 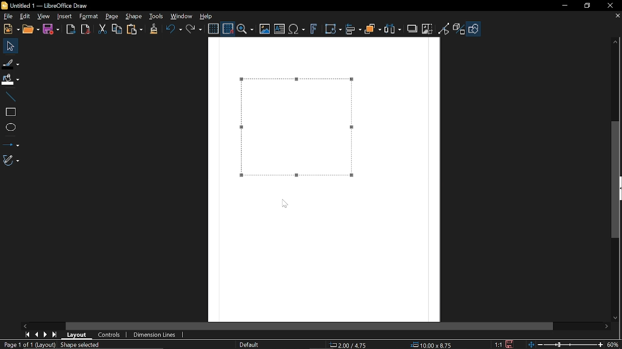 I want to click on insert text, so click(x=279, y=30).